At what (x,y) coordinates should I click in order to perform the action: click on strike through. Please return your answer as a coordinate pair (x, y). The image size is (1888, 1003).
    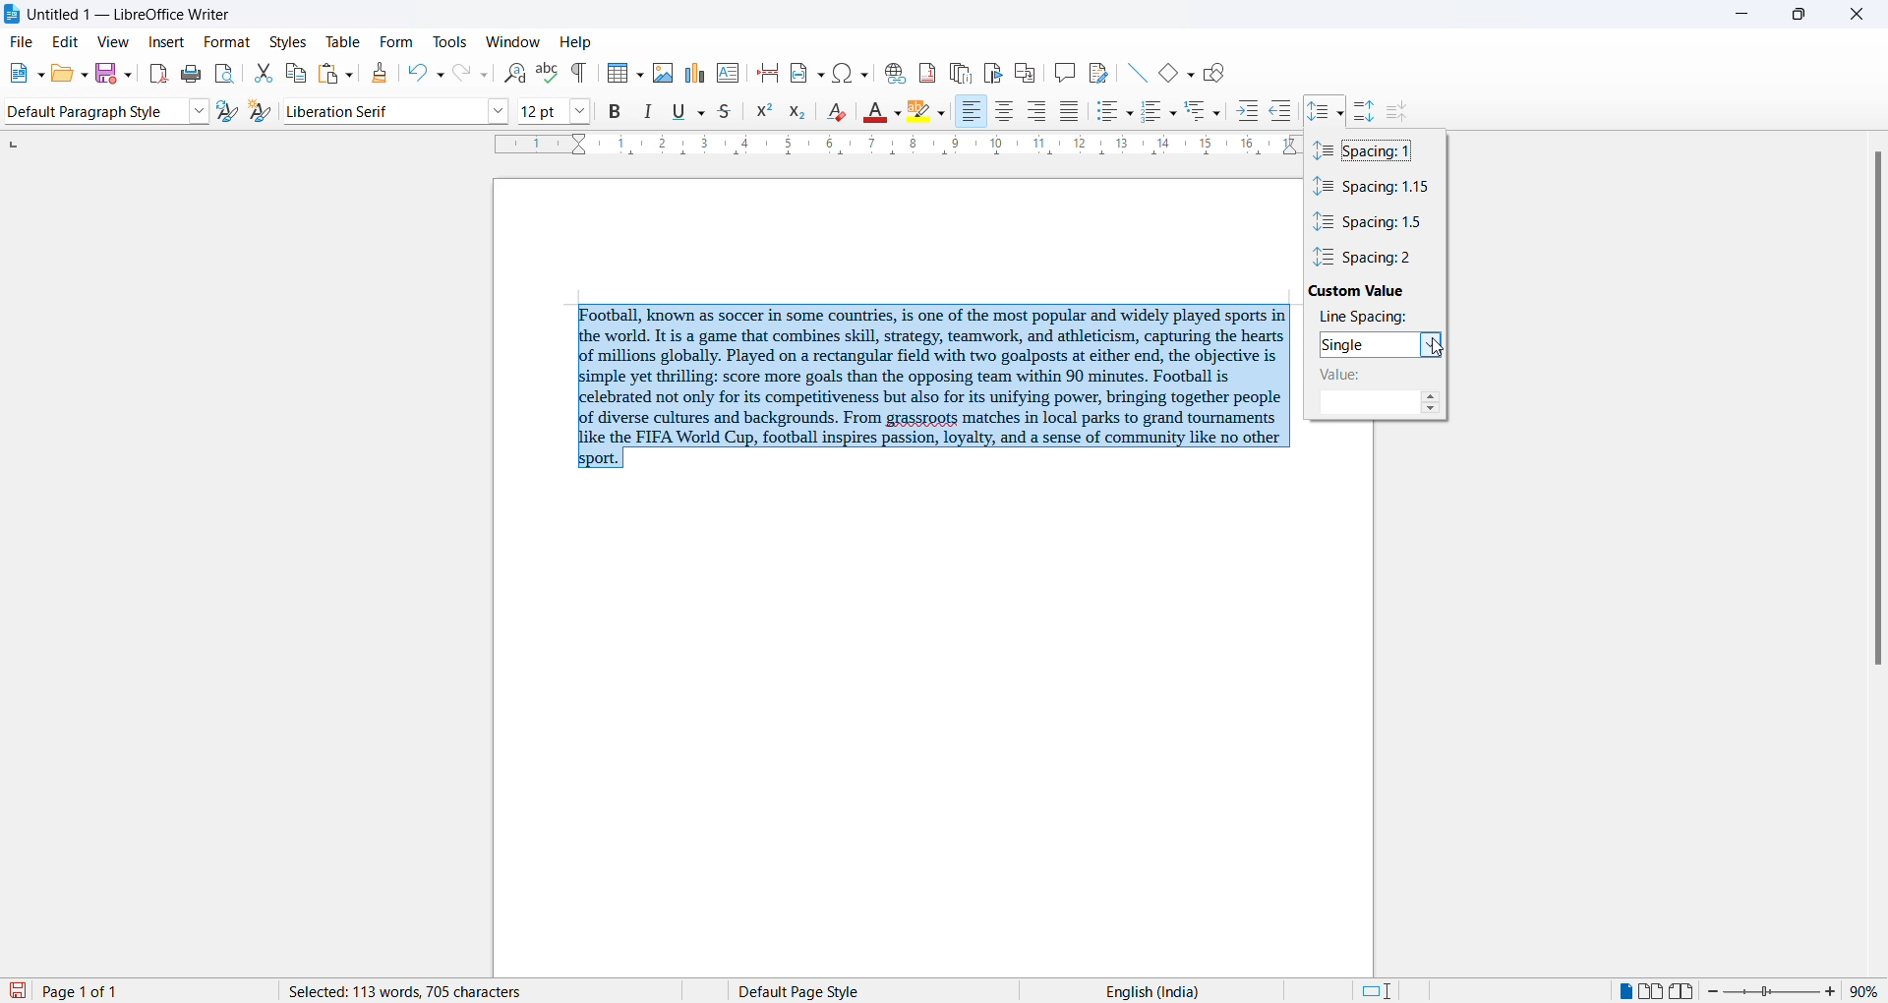
    Looking at the image, I should click on (725, 110).